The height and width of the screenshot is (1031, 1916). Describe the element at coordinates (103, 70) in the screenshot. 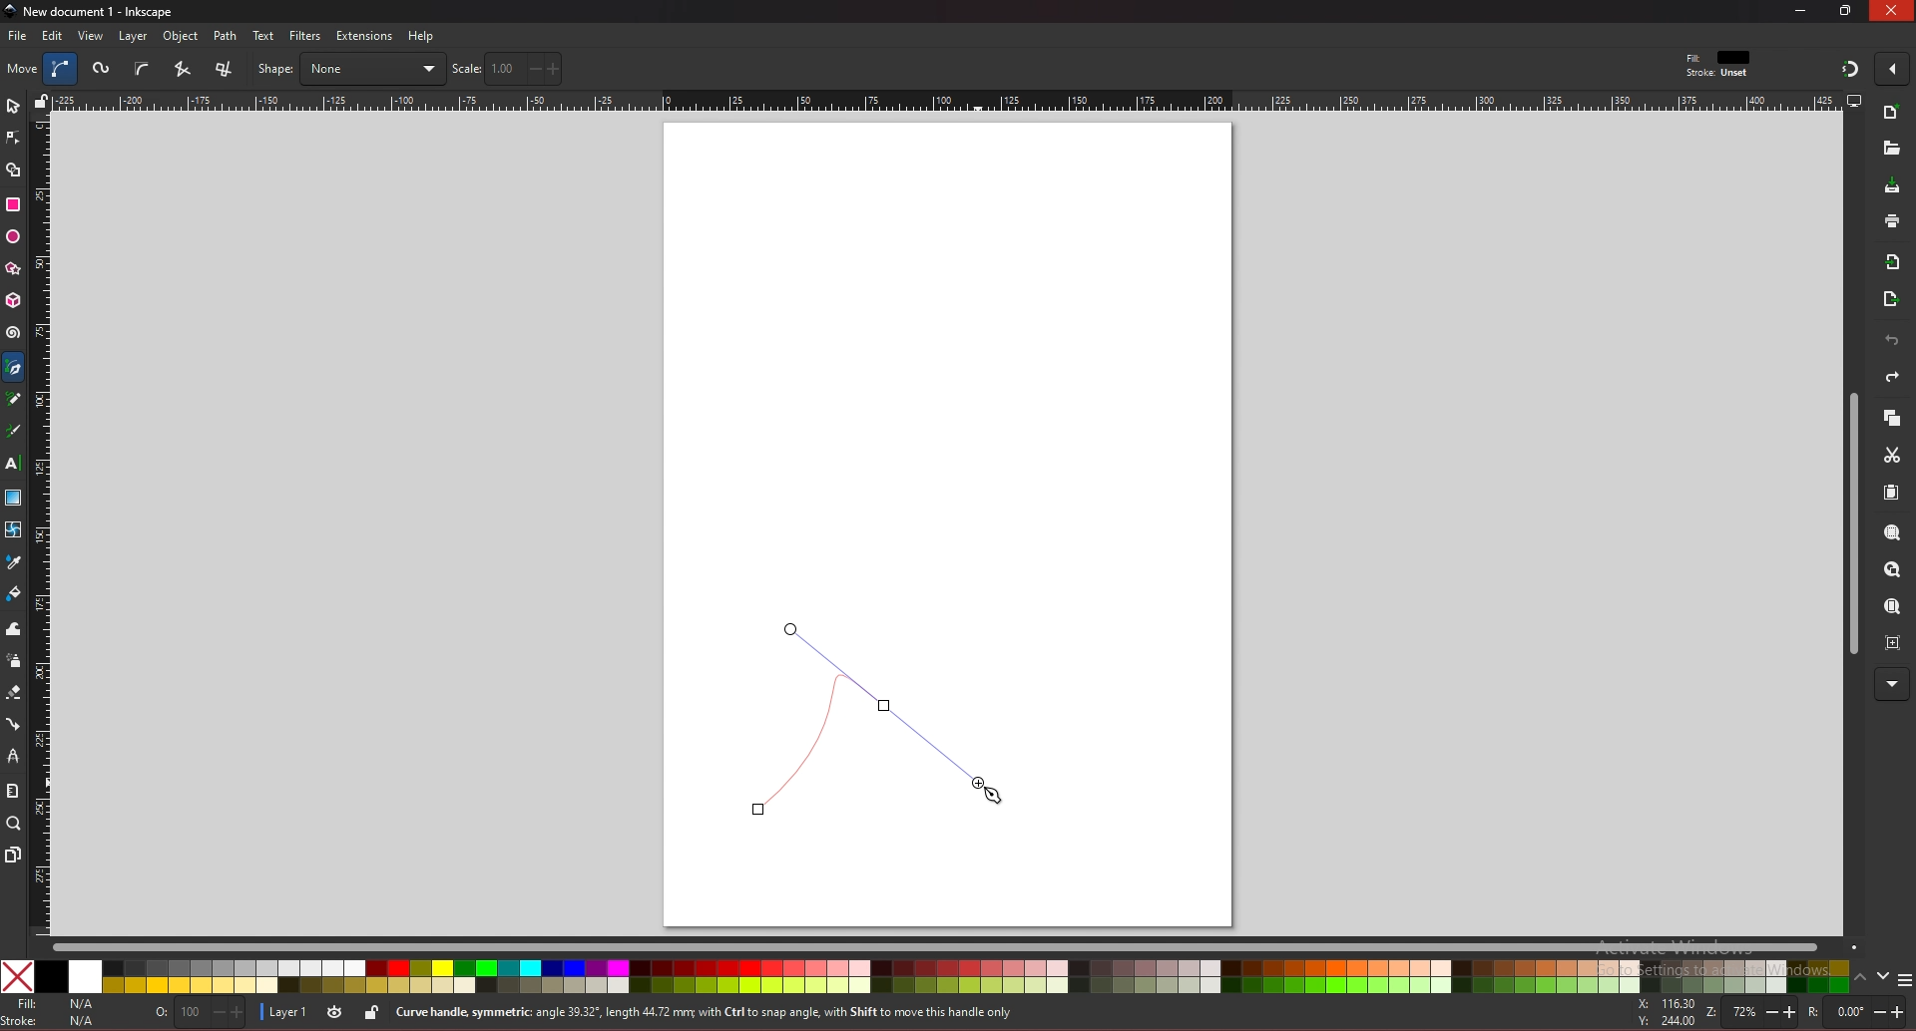

I see `spiro path` at that location.